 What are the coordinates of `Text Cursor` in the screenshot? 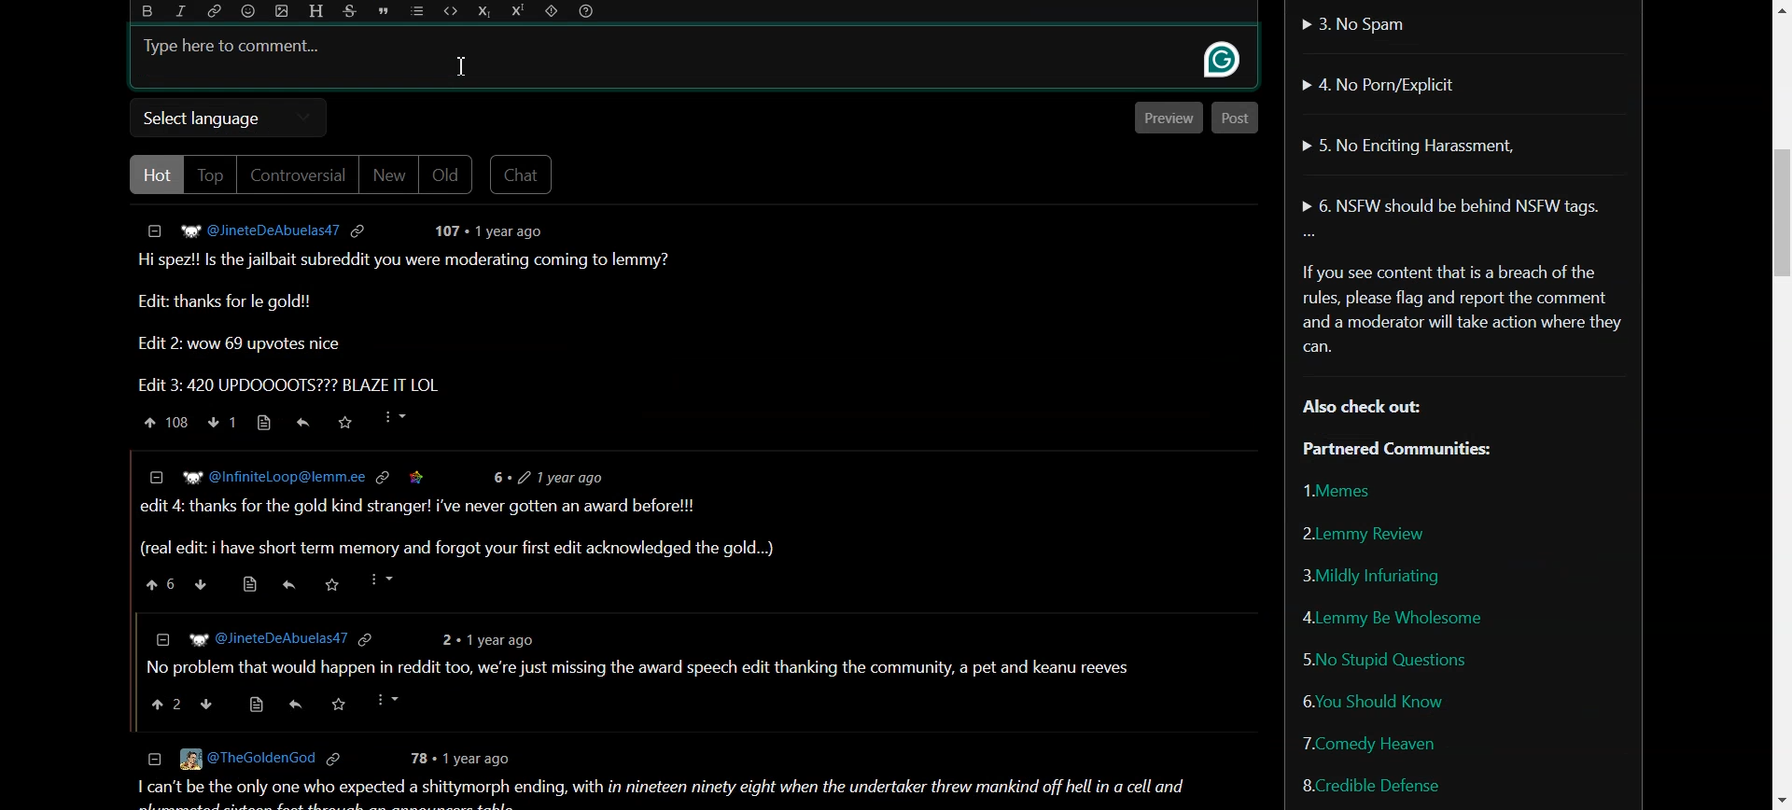 It's located at (464, 65).